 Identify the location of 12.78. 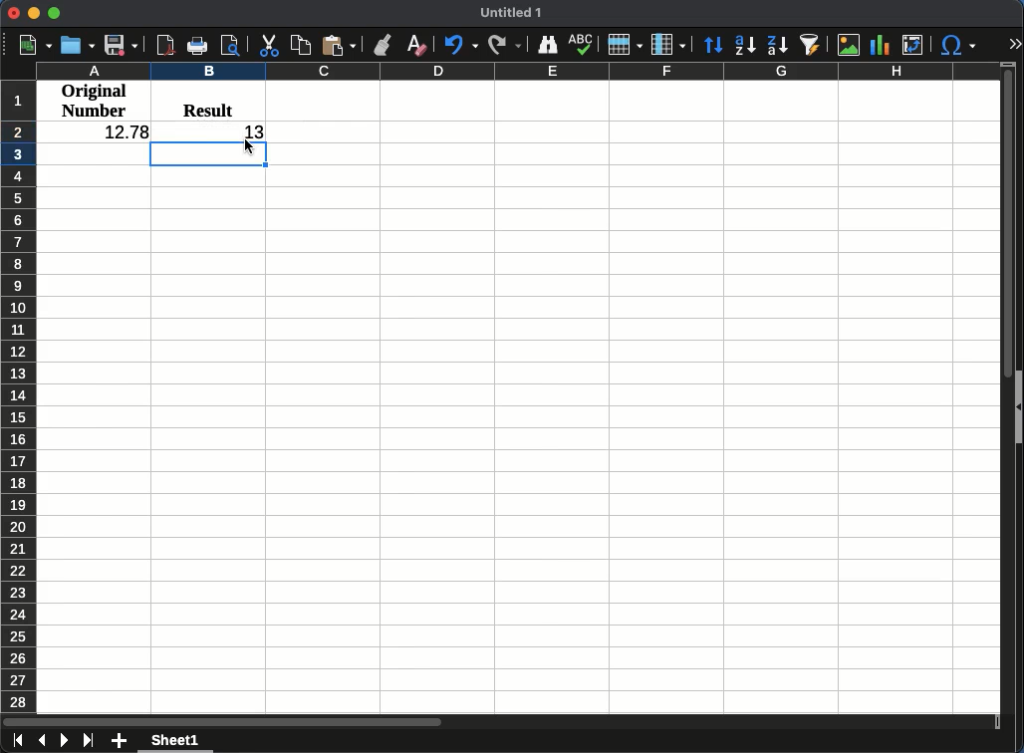
(125, 130).